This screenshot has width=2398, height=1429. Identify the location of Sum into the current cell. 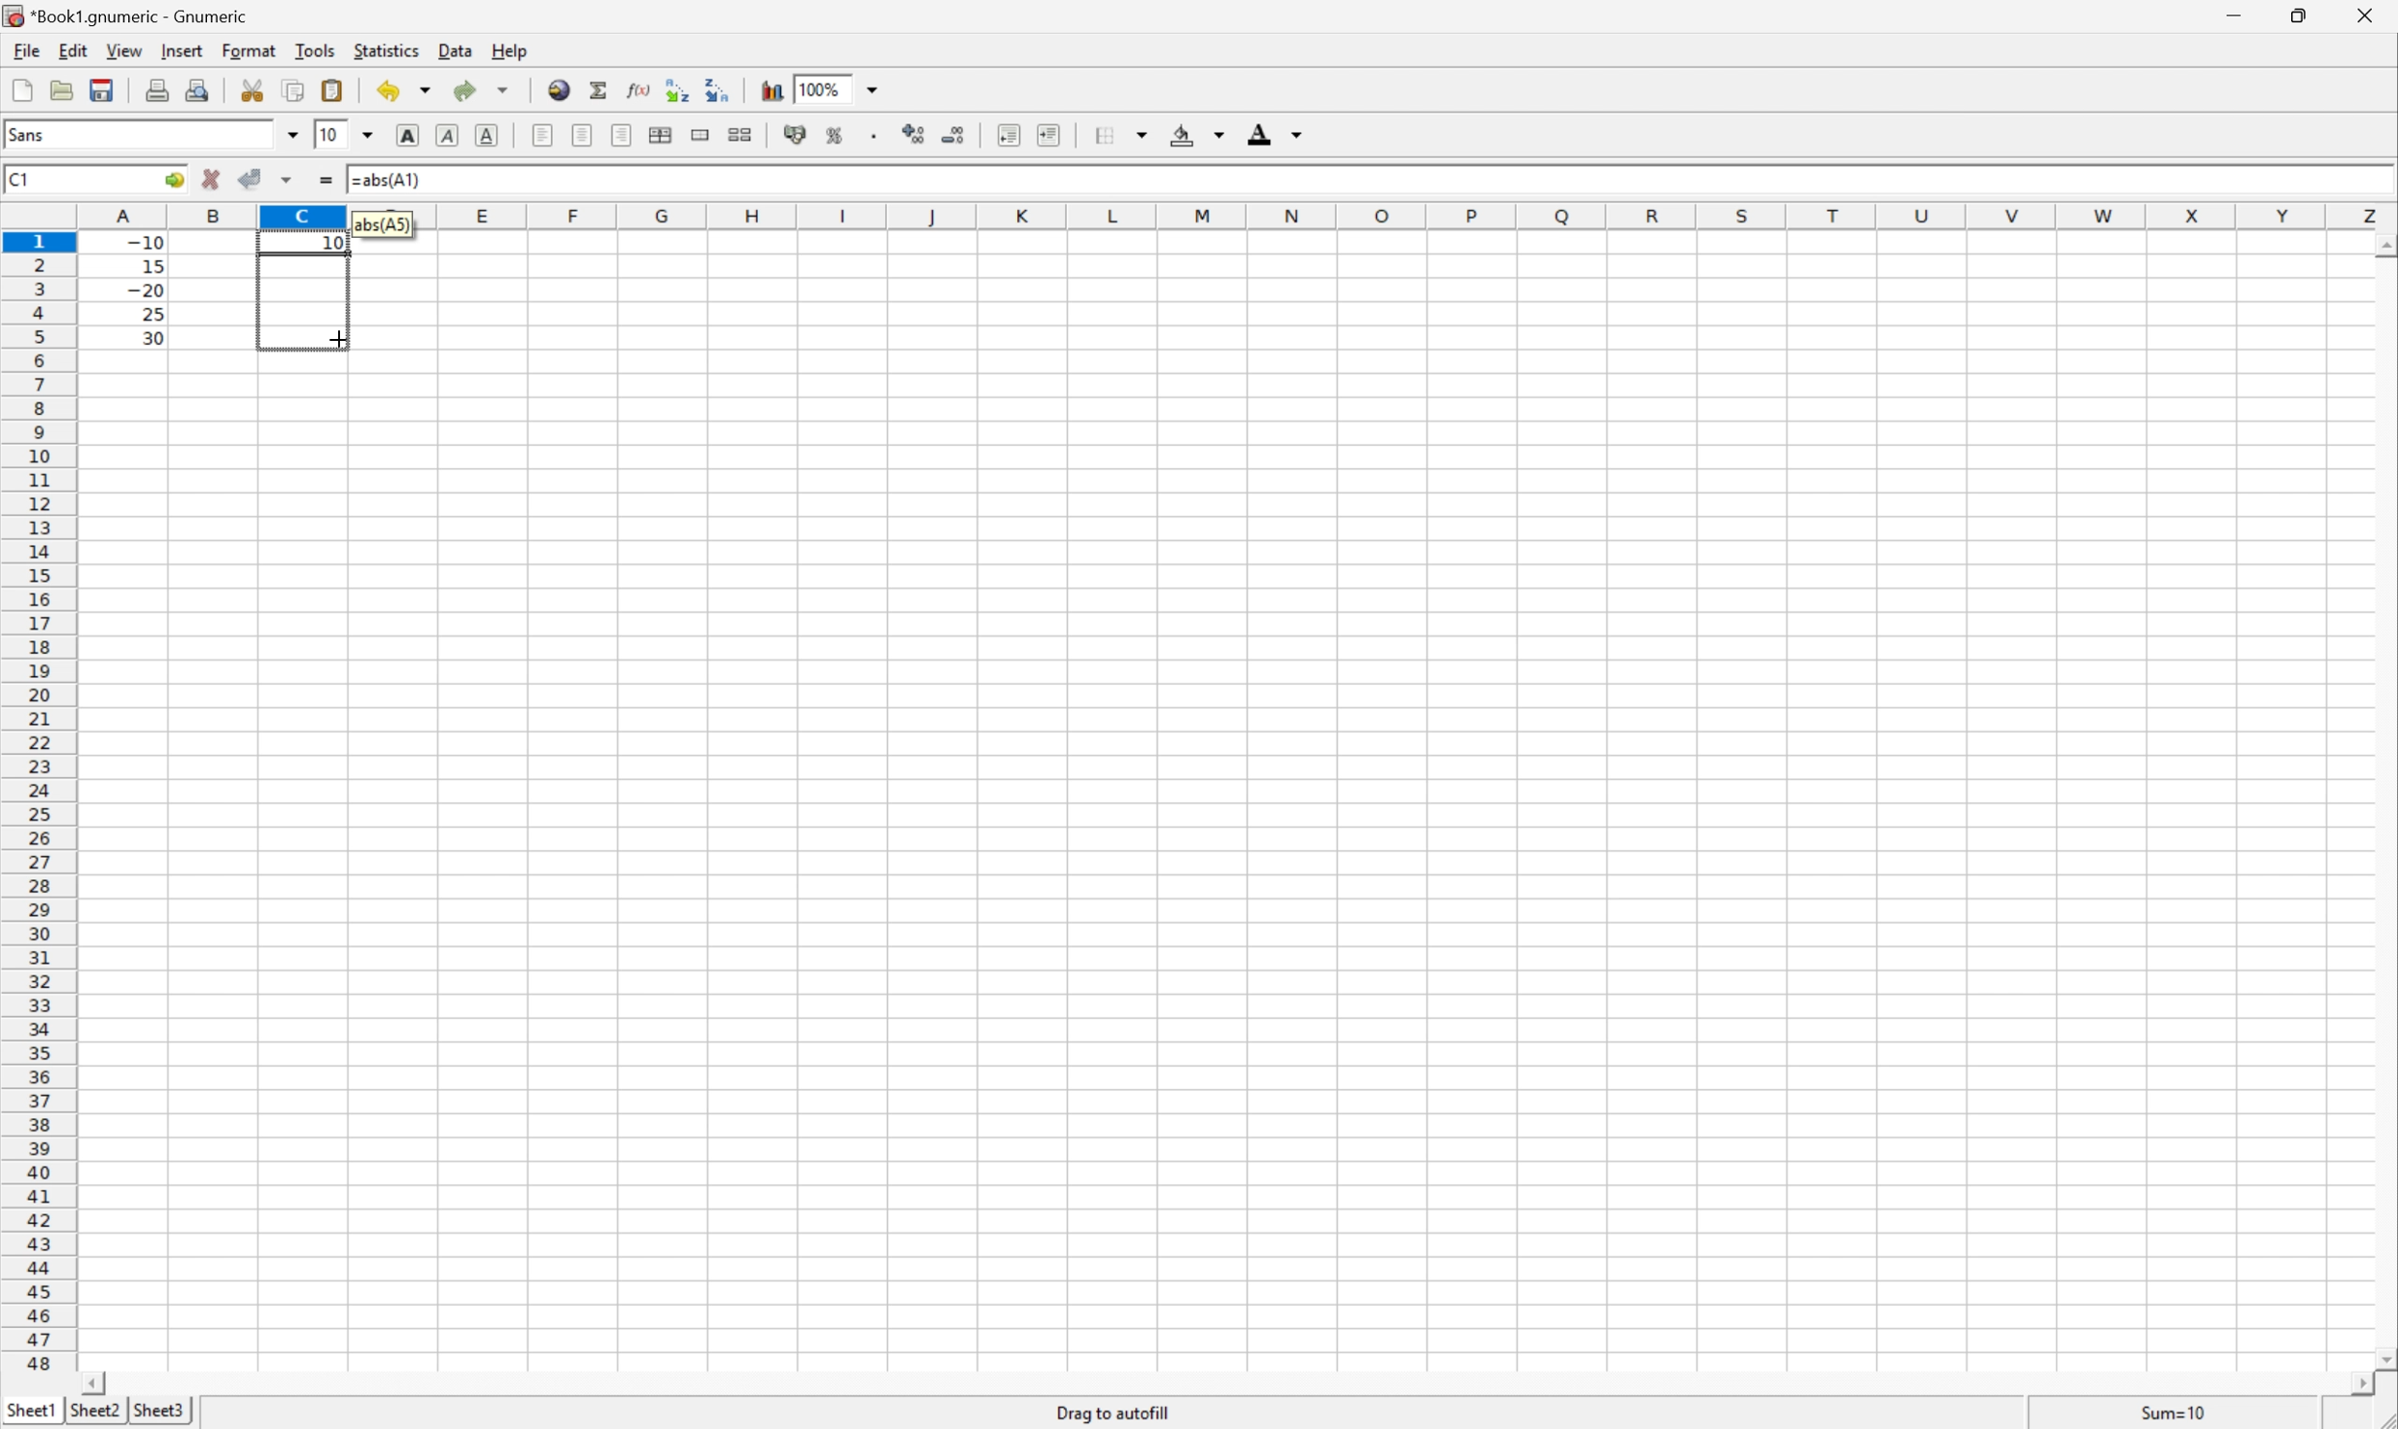
(600, 90).